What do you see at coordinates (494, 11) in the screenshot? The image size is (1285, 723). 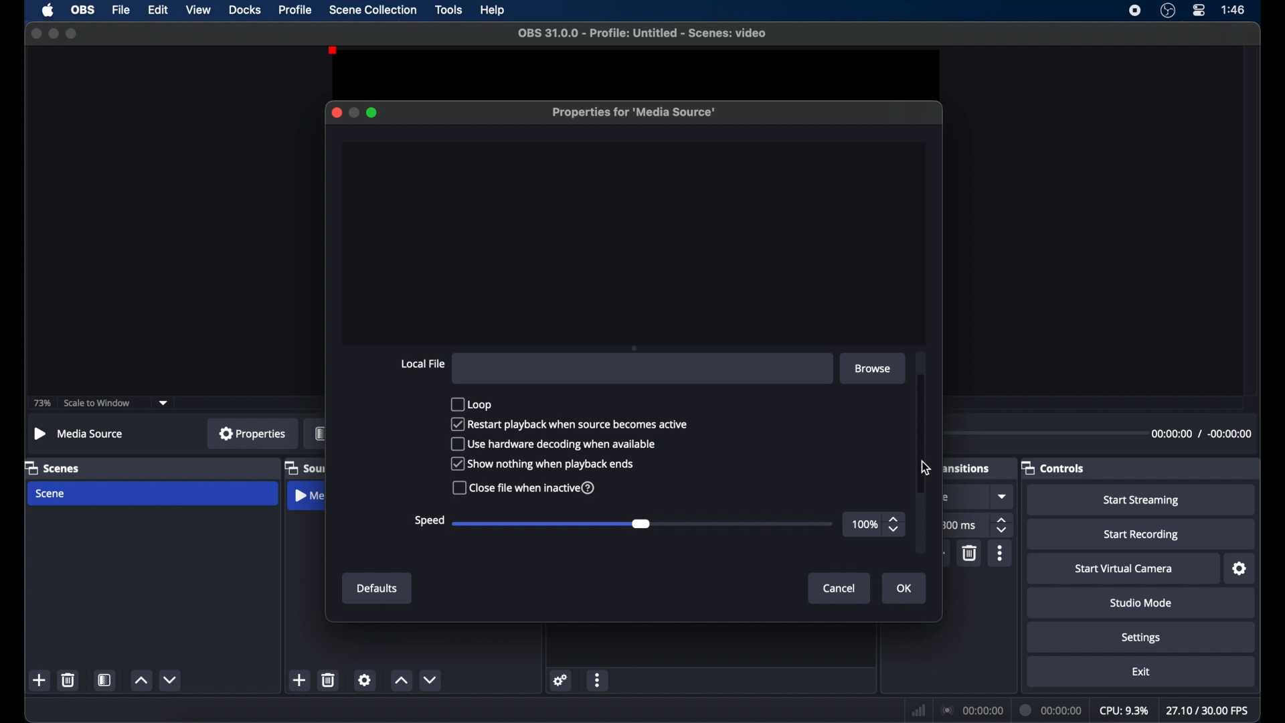 I see `help` at bounding box center [494, 11].